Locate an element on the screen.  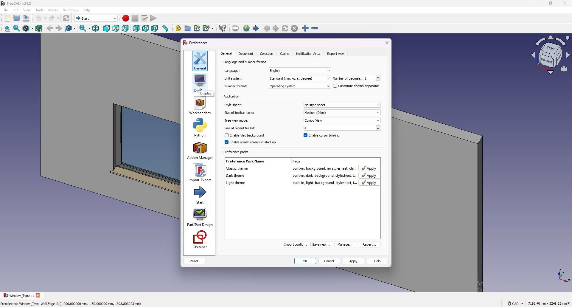
Apply is located at coordinates (369, 168).